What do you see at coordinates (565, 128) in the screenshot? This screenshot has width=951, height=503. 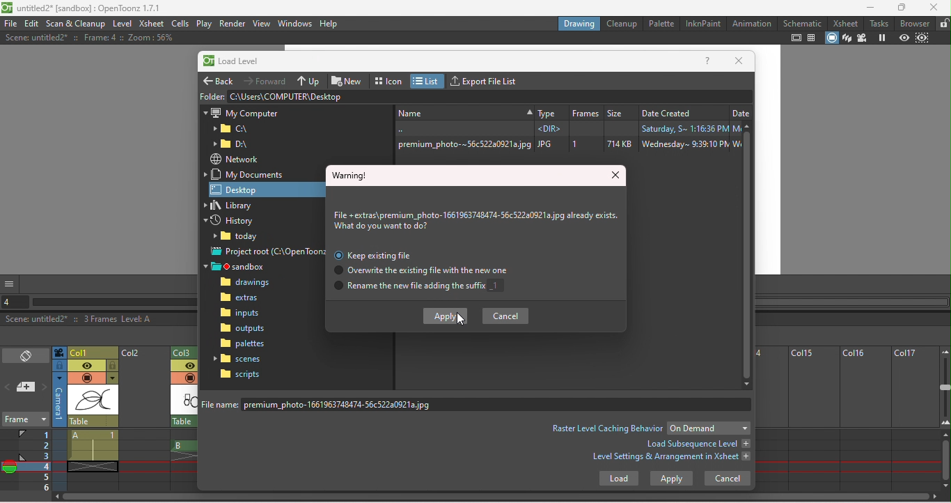 I see `<DIR> Saturday, S~ 1:16:36 PM` at bounding box center [565, 128].